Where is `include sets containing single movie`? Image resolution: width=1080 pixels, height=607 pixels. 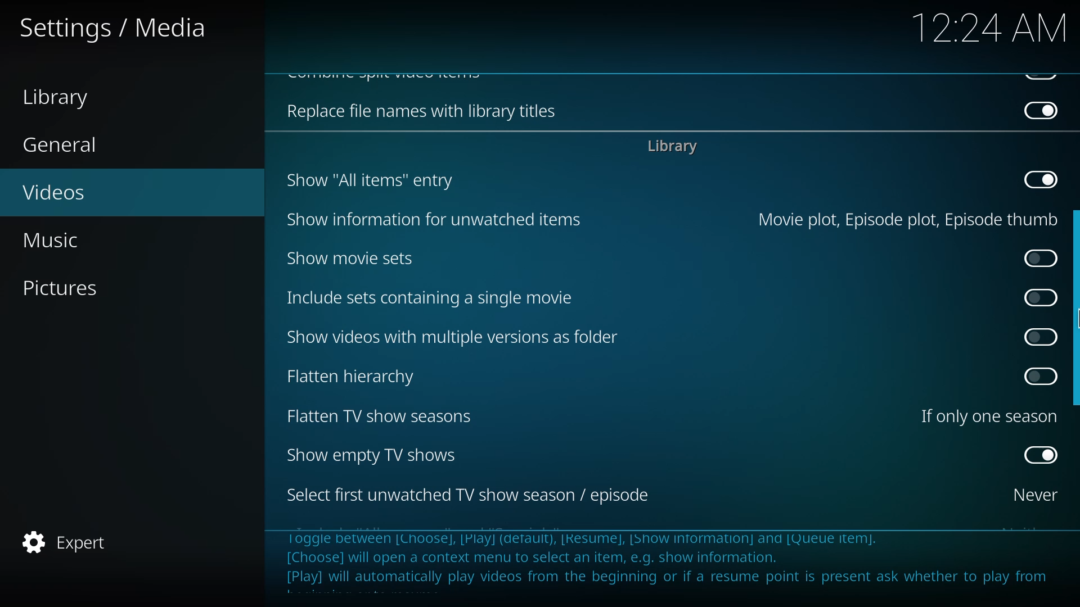
include sets containing single movie is located at coordinates (423, 299).